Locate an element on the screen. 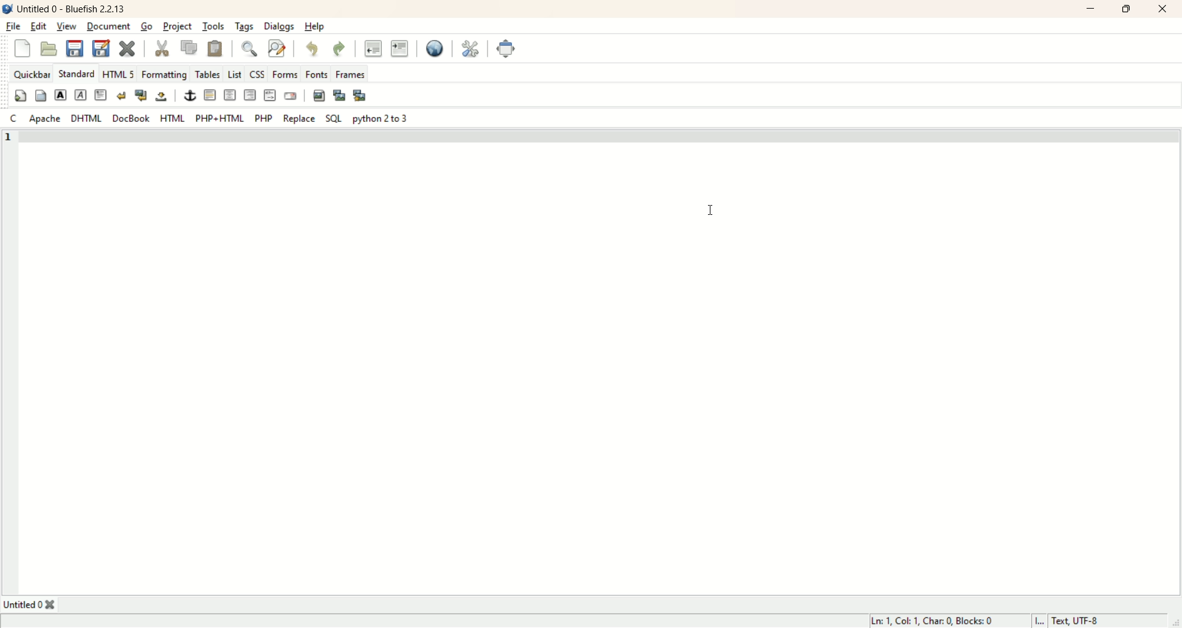  Docbook is located at coordinates (134, 119).